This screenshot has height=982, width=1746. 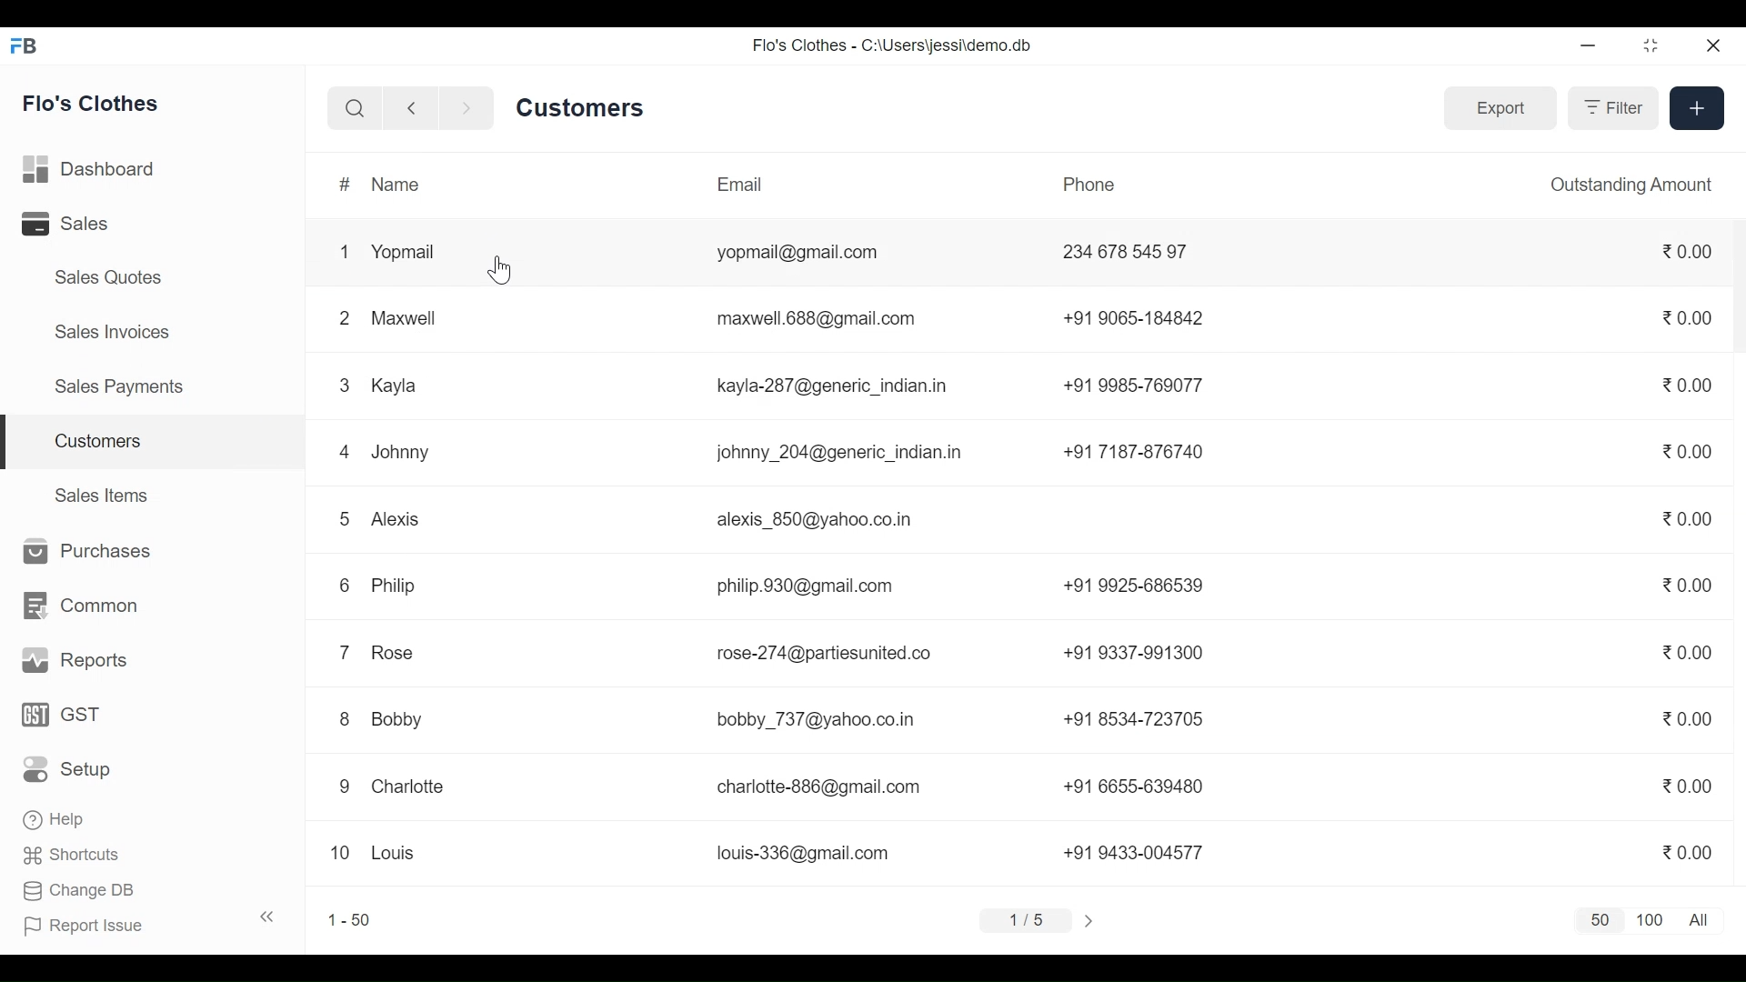 What do you see at coordinates (1711, 45) in the screenshot?
I see `Close` at bounding box center [1711, 45].